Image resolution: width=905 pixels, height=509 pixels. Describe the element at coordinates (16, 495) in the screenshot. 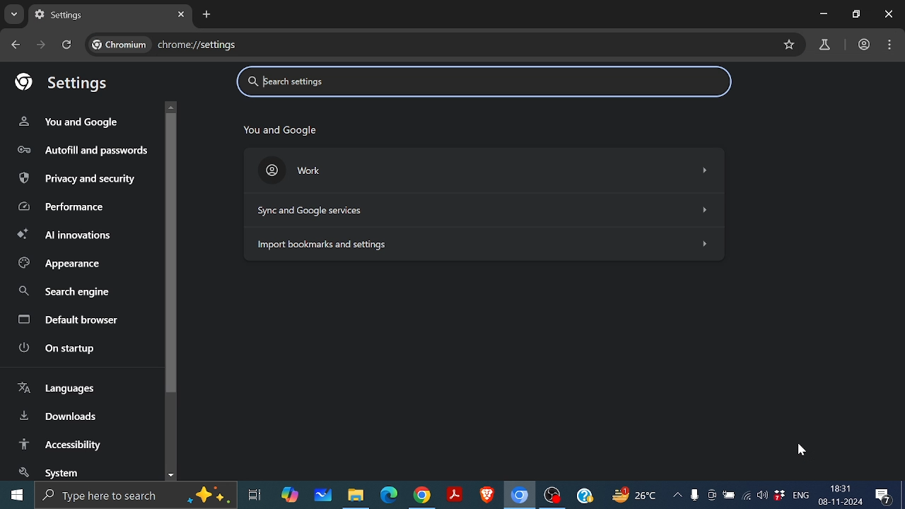

I see `windows menu` at that location.